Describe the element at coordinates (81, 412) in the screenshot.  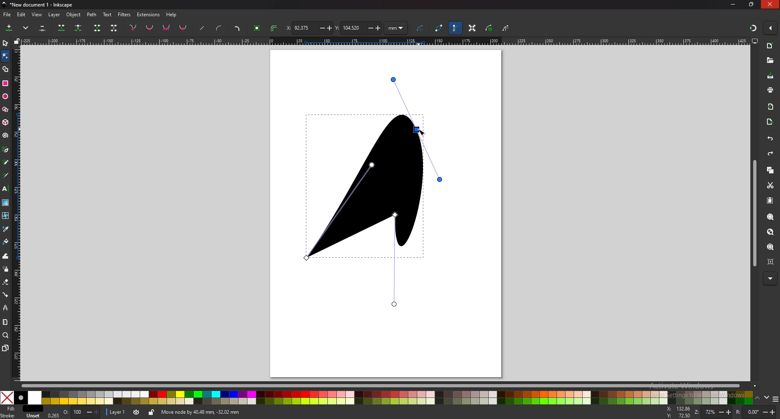
I see `opacity` at that location.